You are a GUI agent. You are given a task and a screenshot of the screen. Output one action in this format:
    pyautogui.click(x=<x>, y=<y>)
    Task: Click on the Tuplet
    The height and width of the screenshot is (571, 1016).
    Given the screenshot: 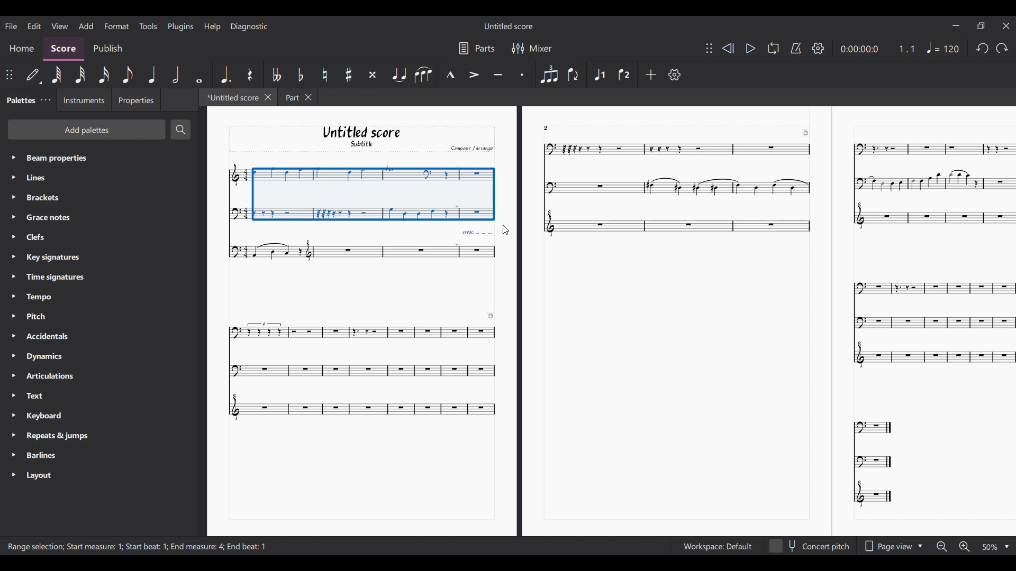 What is the action you would take?
    pyautogui.click(x=548, y=74)
    